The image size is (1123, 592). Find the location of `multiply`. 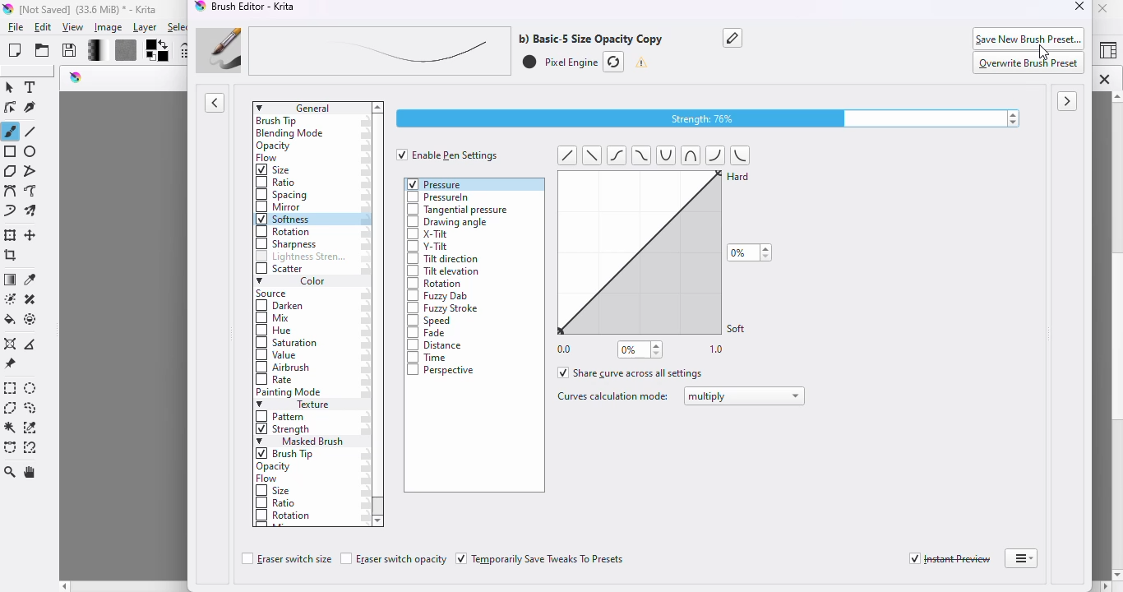

multiply is located at coordinates (745, 396).